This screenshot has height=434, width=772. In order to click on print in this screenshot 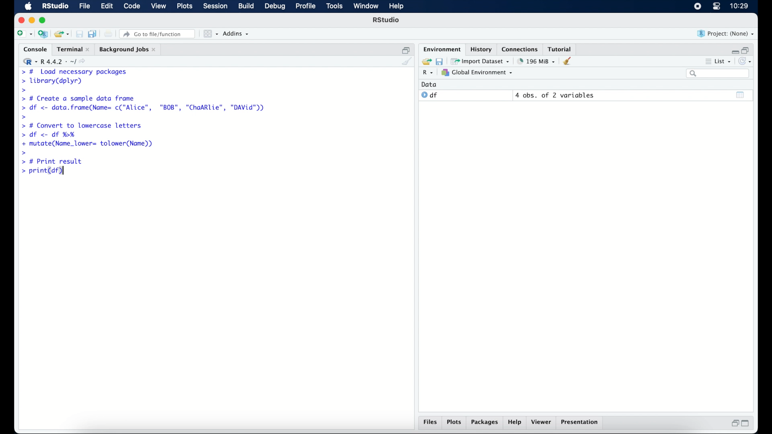, I will do `click(109, 34)`.